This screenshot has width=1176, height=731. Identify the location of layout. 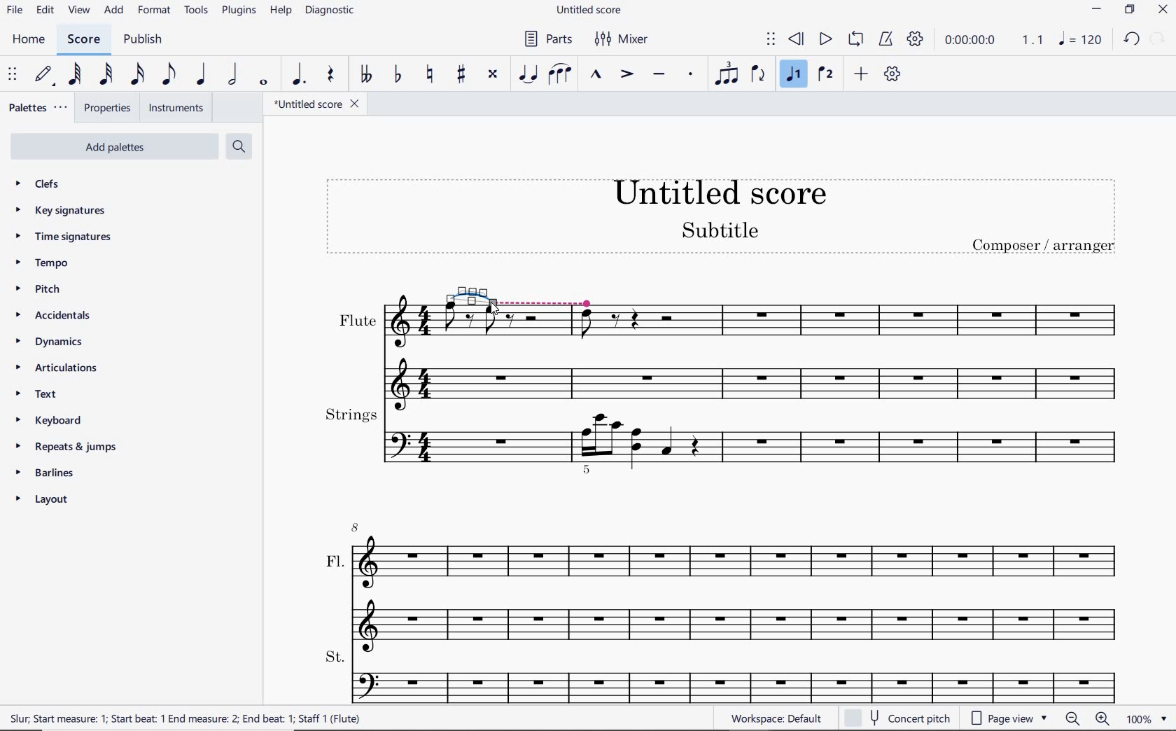
(43, 500).